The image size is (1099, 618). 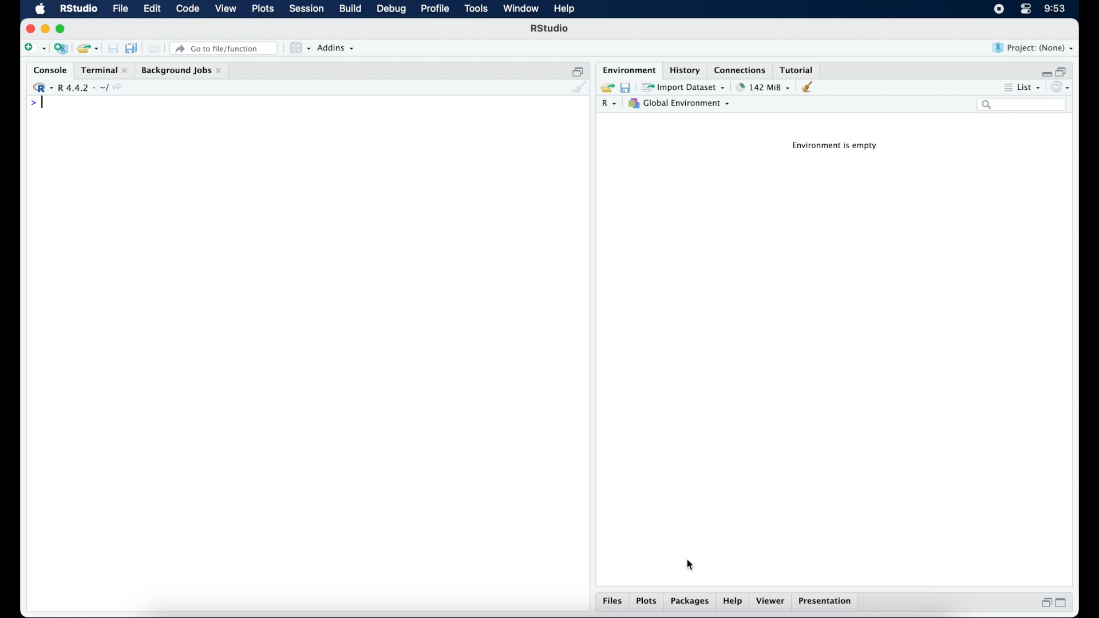 I want to click on load workspace, so click(x=606, y=86).